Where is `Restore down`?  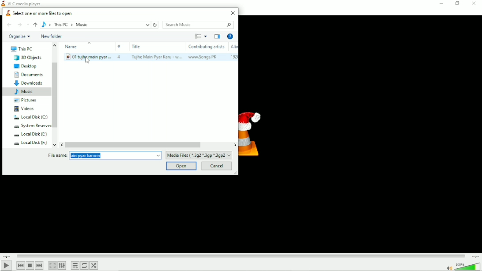 Restore down is located at coordinates (457, 4).